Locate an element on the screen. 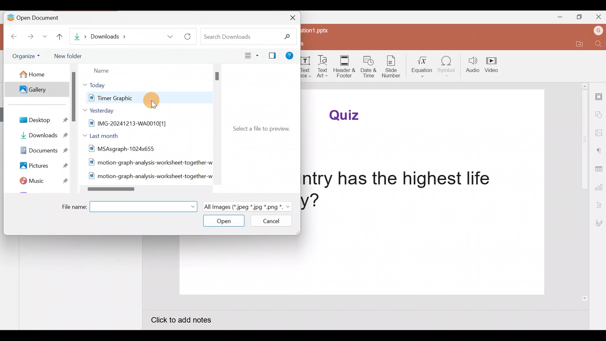 The height and width of the screenshot is (341, 606). Desktop is located at coordinates (42, 120).